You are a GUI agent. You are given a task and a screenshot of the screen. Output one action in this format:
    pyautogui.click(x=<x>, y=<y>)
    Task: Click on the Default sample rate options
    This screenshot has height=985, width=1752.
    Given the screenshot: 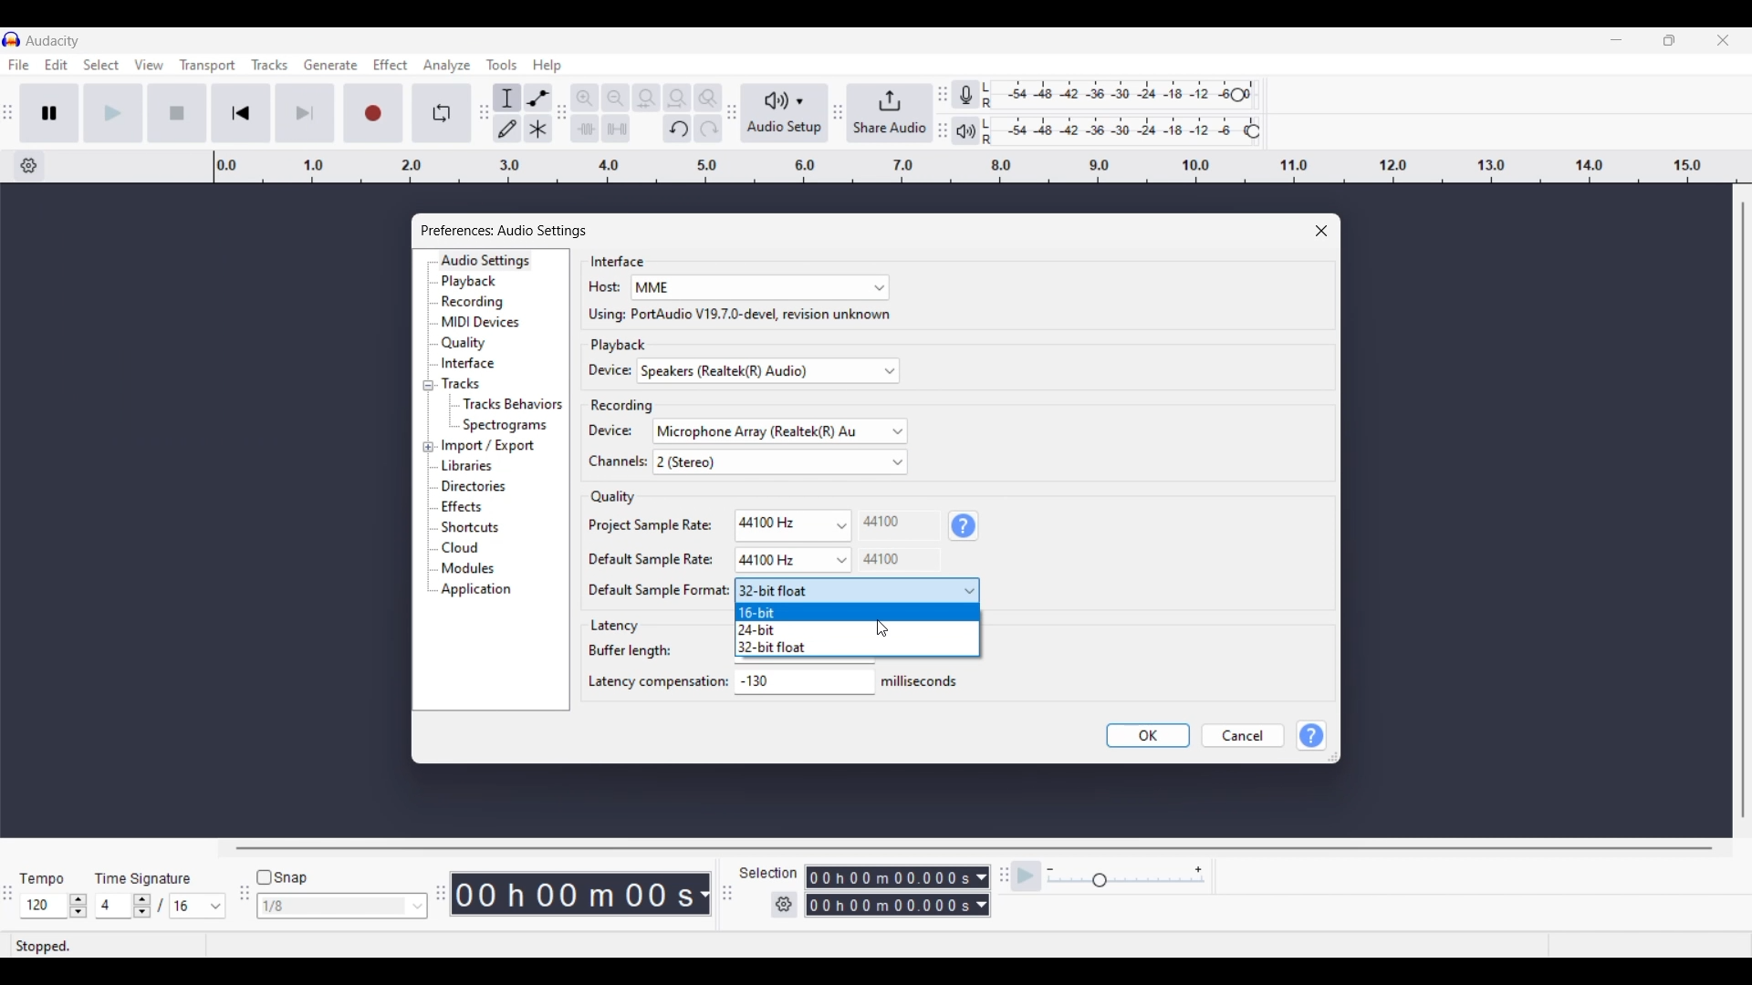 What is the action you would take?
    pyautogui.click(x=792, y=560)
    